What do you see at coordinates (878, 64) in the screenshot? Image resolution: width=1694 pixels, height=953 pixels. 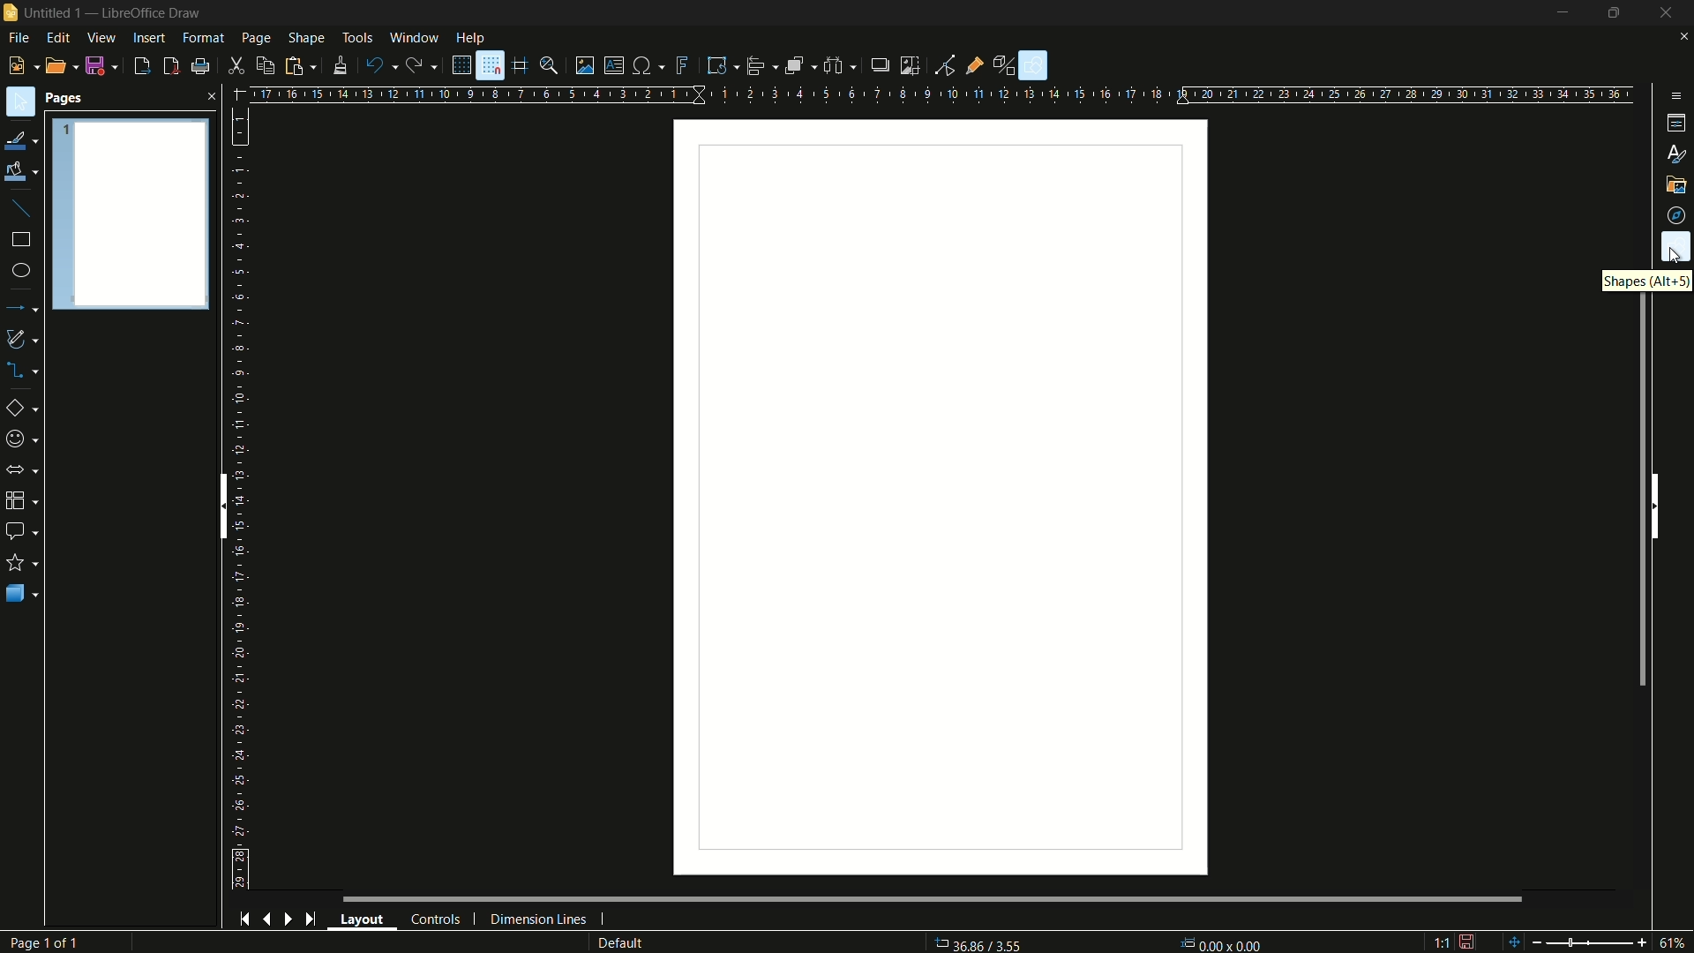 I see `shadow` at bounding box center [878, 64].